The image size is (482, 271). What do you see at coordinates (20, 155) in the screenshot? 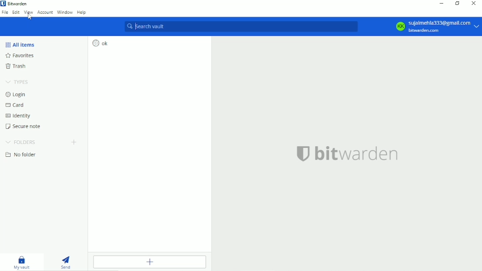
I see `No folder` at bounding box center [20, 155].